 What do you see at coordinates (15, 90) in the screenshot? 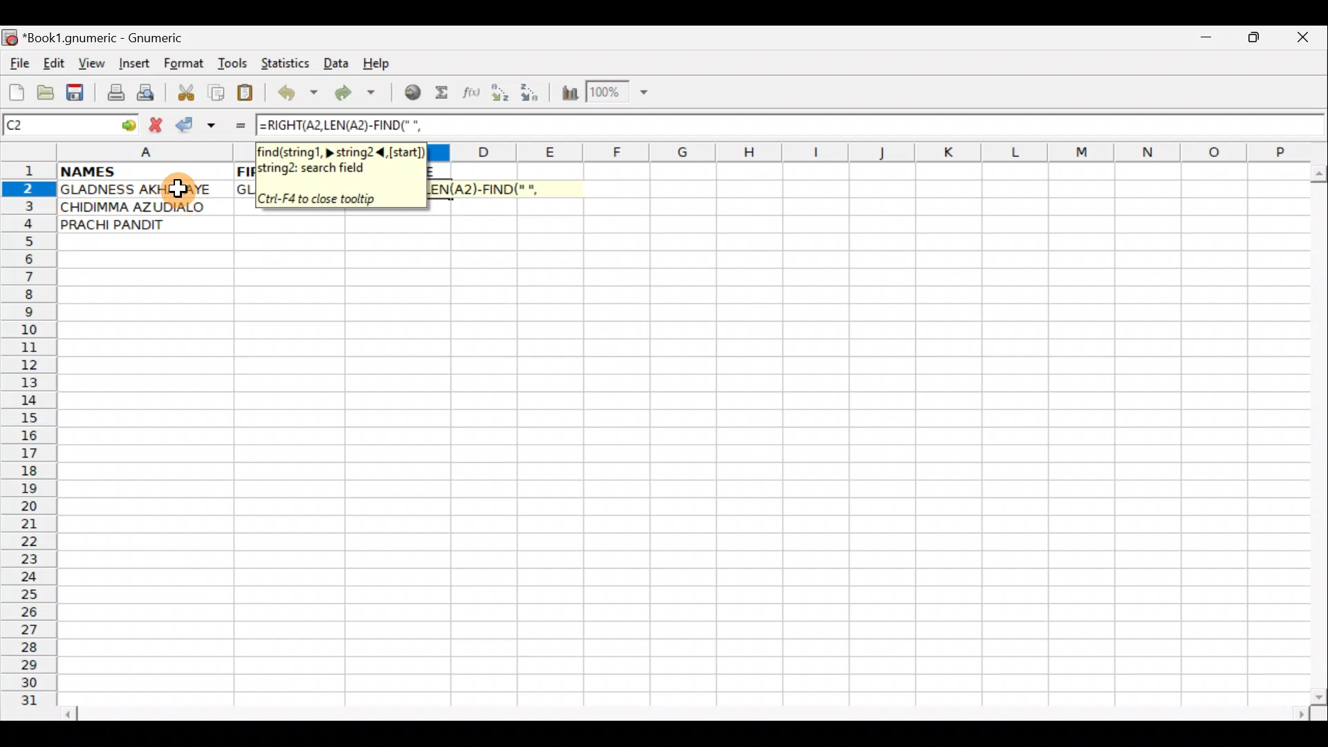
I see `Create new workbook` at bounding box center [15, 90].